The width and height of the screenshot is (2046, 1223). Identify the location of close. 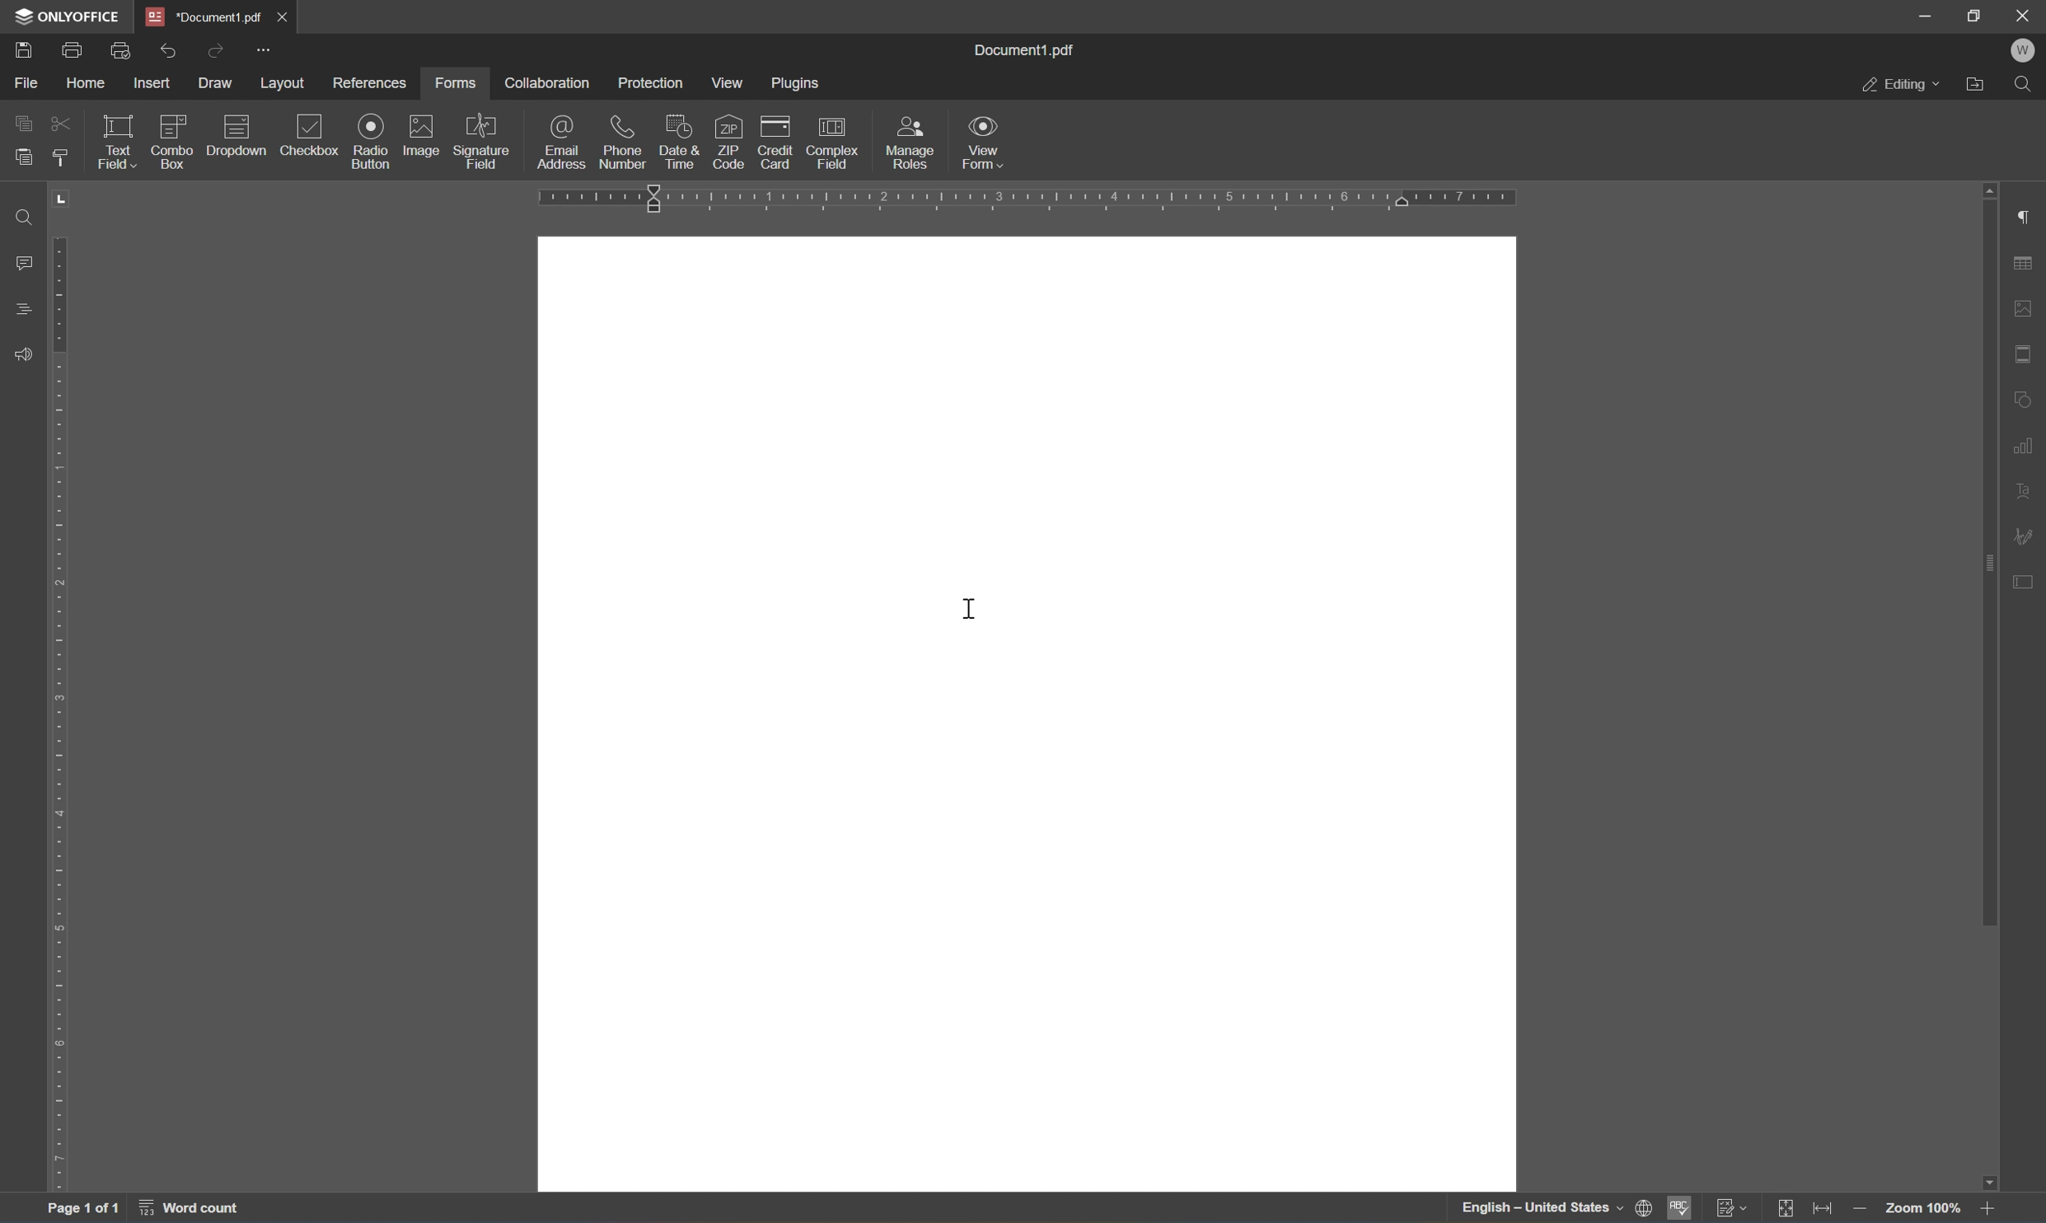
(280, 14).